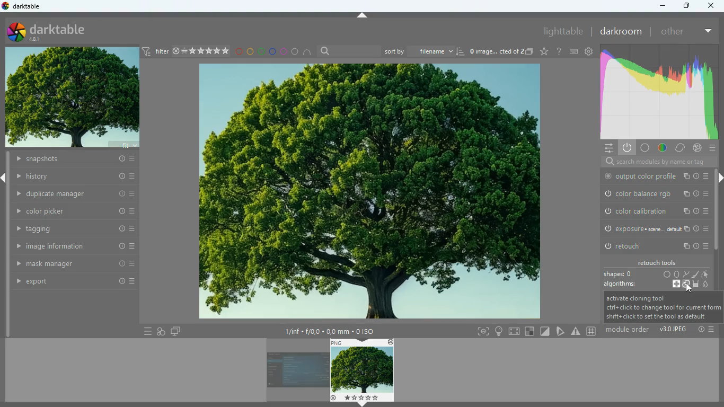 The width and height of the screenshot is (724, 407). What do you see at coordinates (685, 285) in the screenshot?
I see `cloning` at bounding box center [685, 285].